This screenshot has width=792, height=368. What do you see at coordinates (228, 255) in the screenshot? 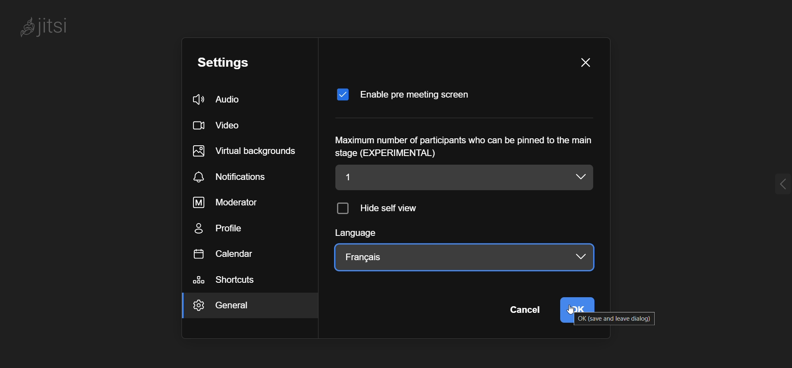
I see `calendar` at bounding box center [228, 255].